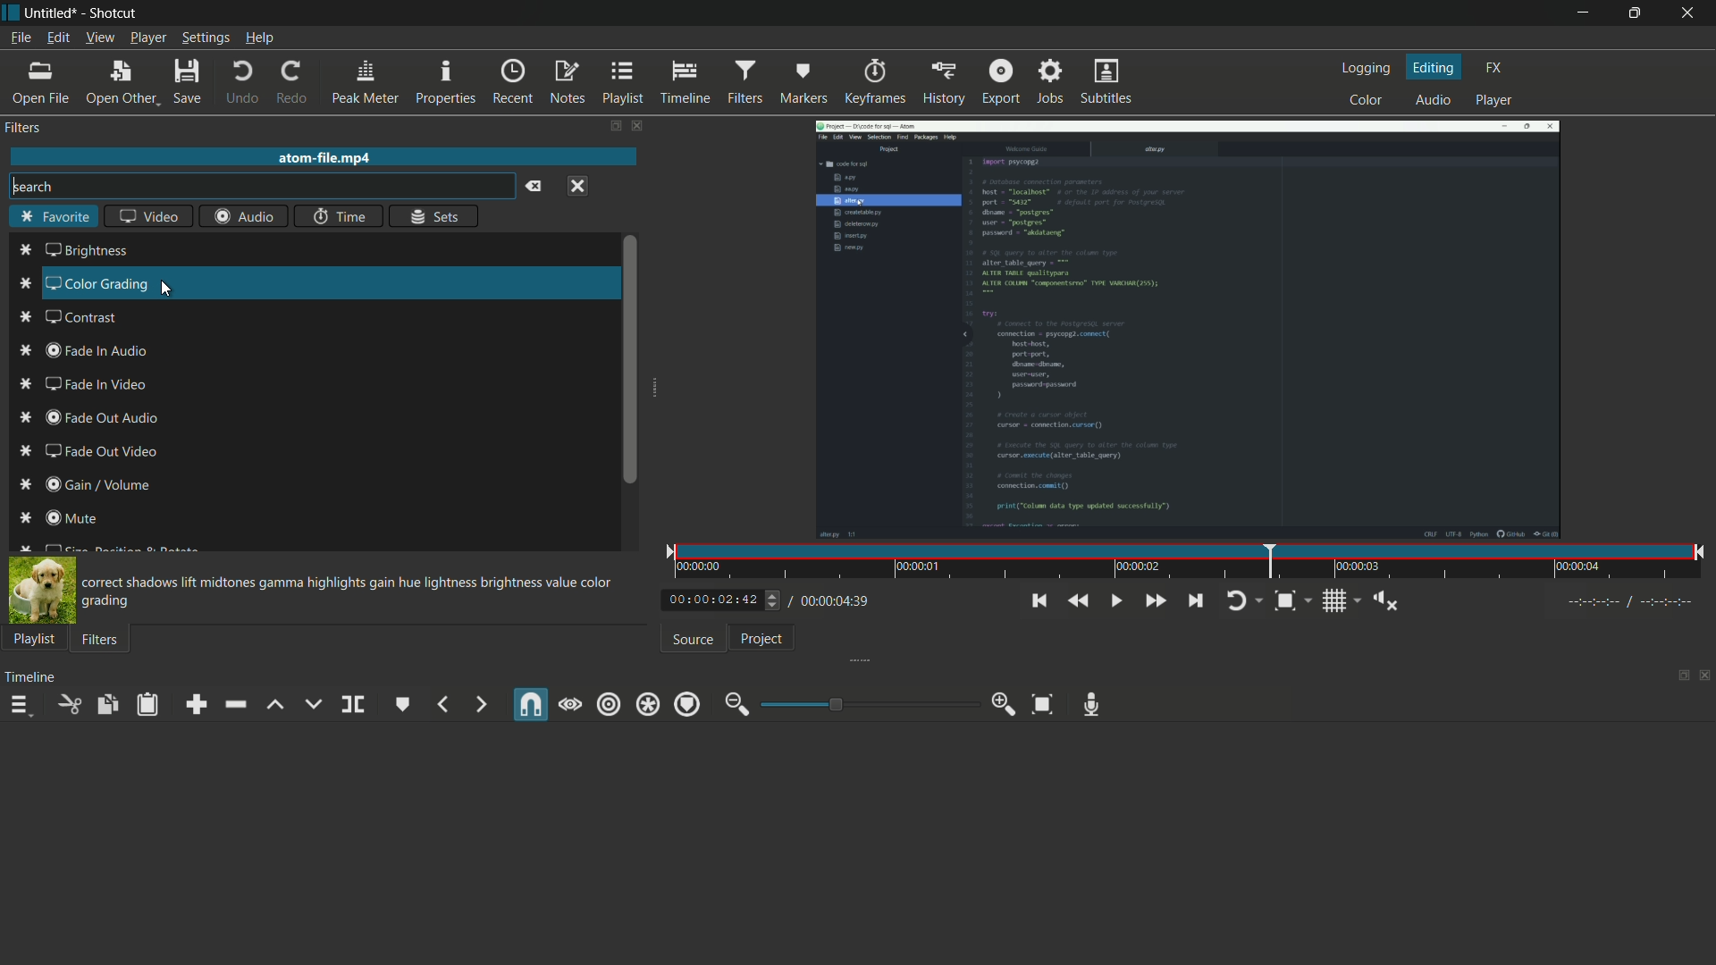  I want to click on next markers, so click(479, 704).